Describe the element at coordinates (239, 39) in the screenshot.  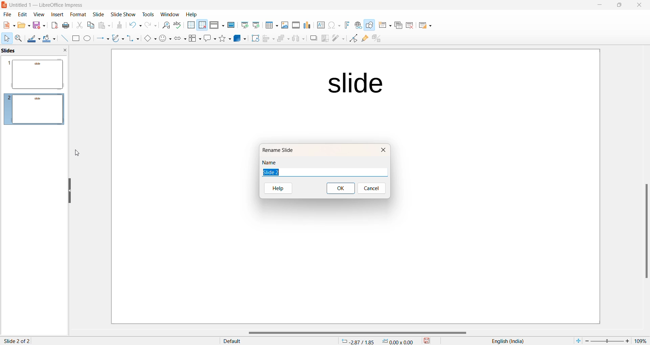
I see `3D objects` at that location.